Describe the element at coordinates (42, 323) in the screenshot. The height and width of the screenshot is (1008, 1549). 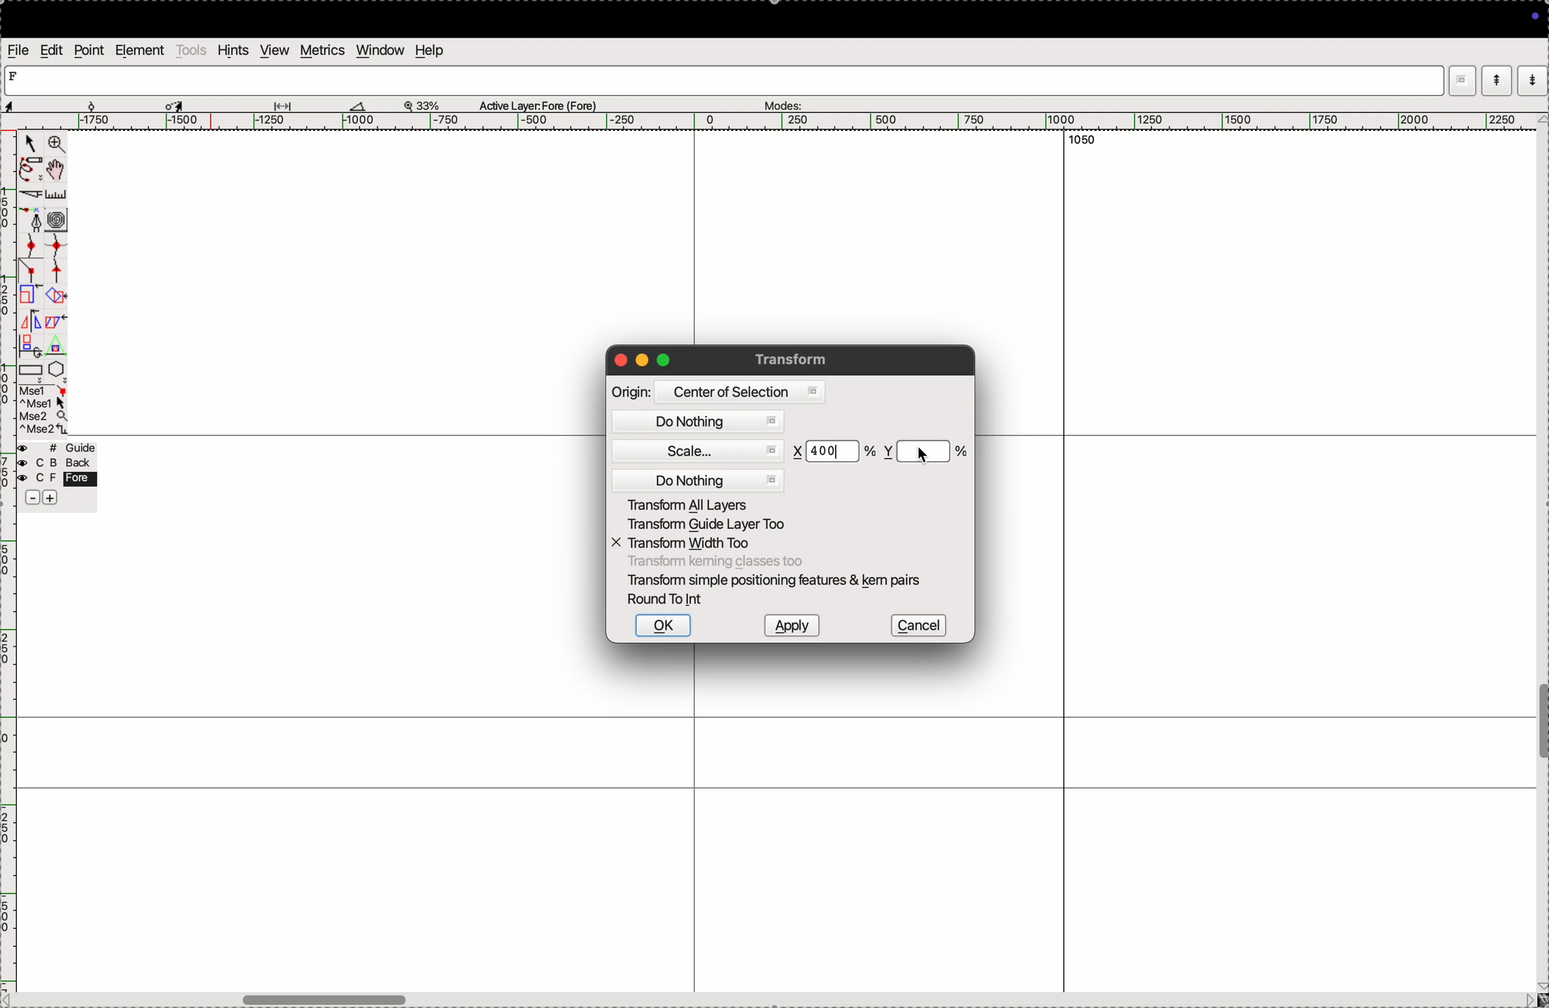
I see `mirror` at that location.